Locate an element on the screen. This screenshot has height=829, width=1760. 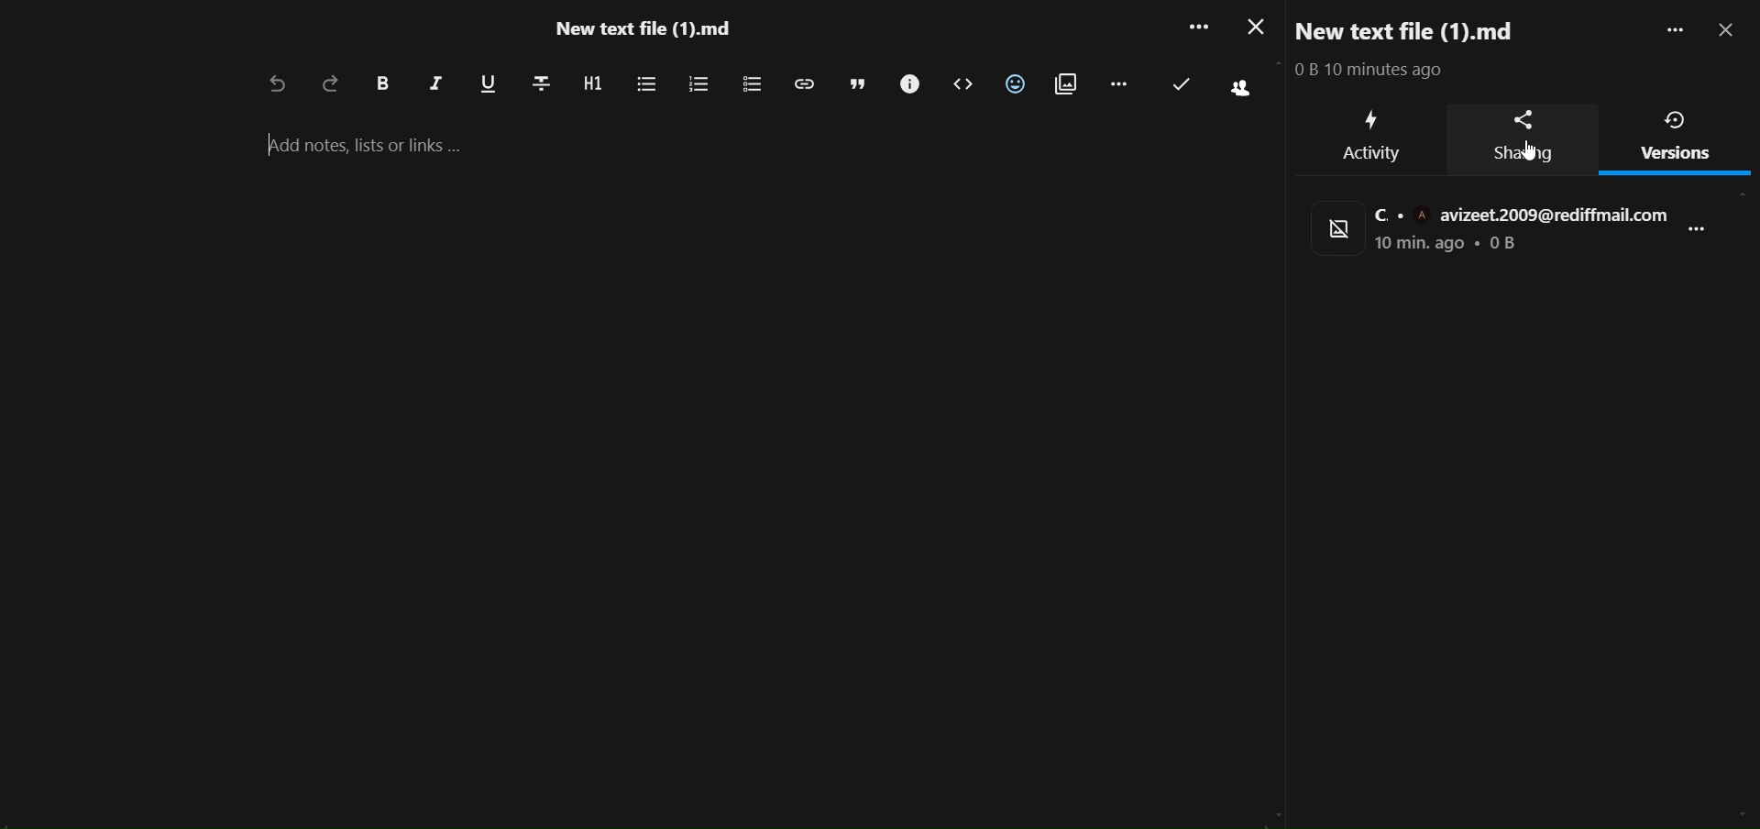
close is located at coordinates (1251, 27).